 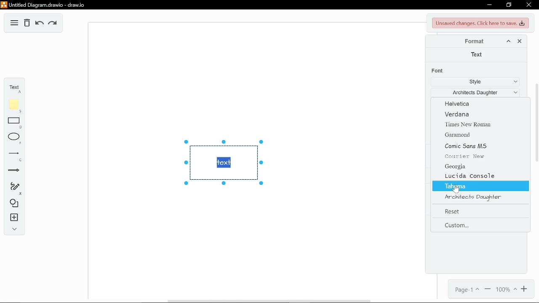 What do you see at coordinates (478, 167) in the screenshot?
I see `georgia` at bounding box center [478, 167].